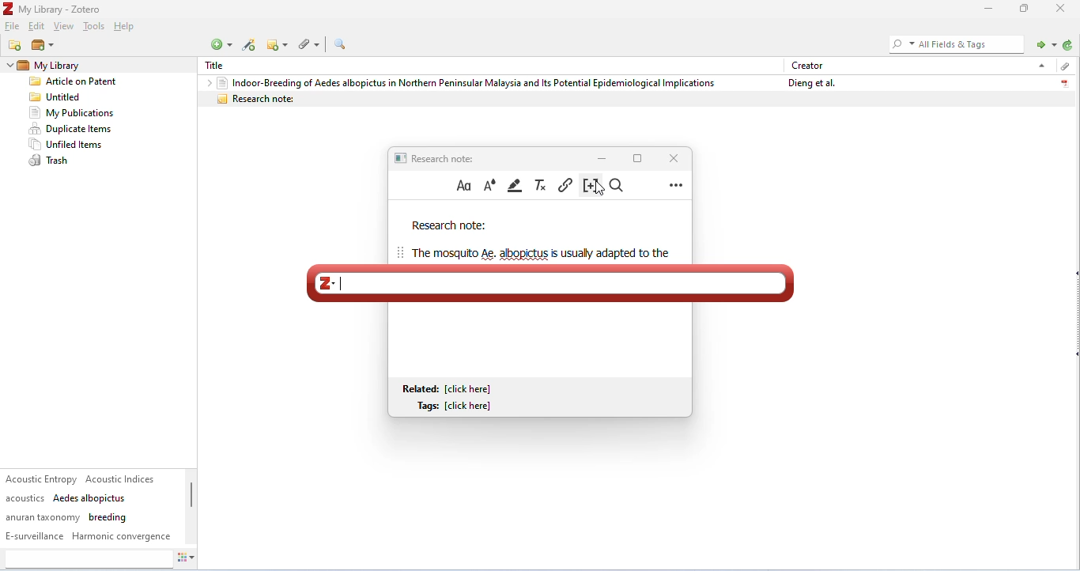  I want to click on dieng et al., so click(810, 83).